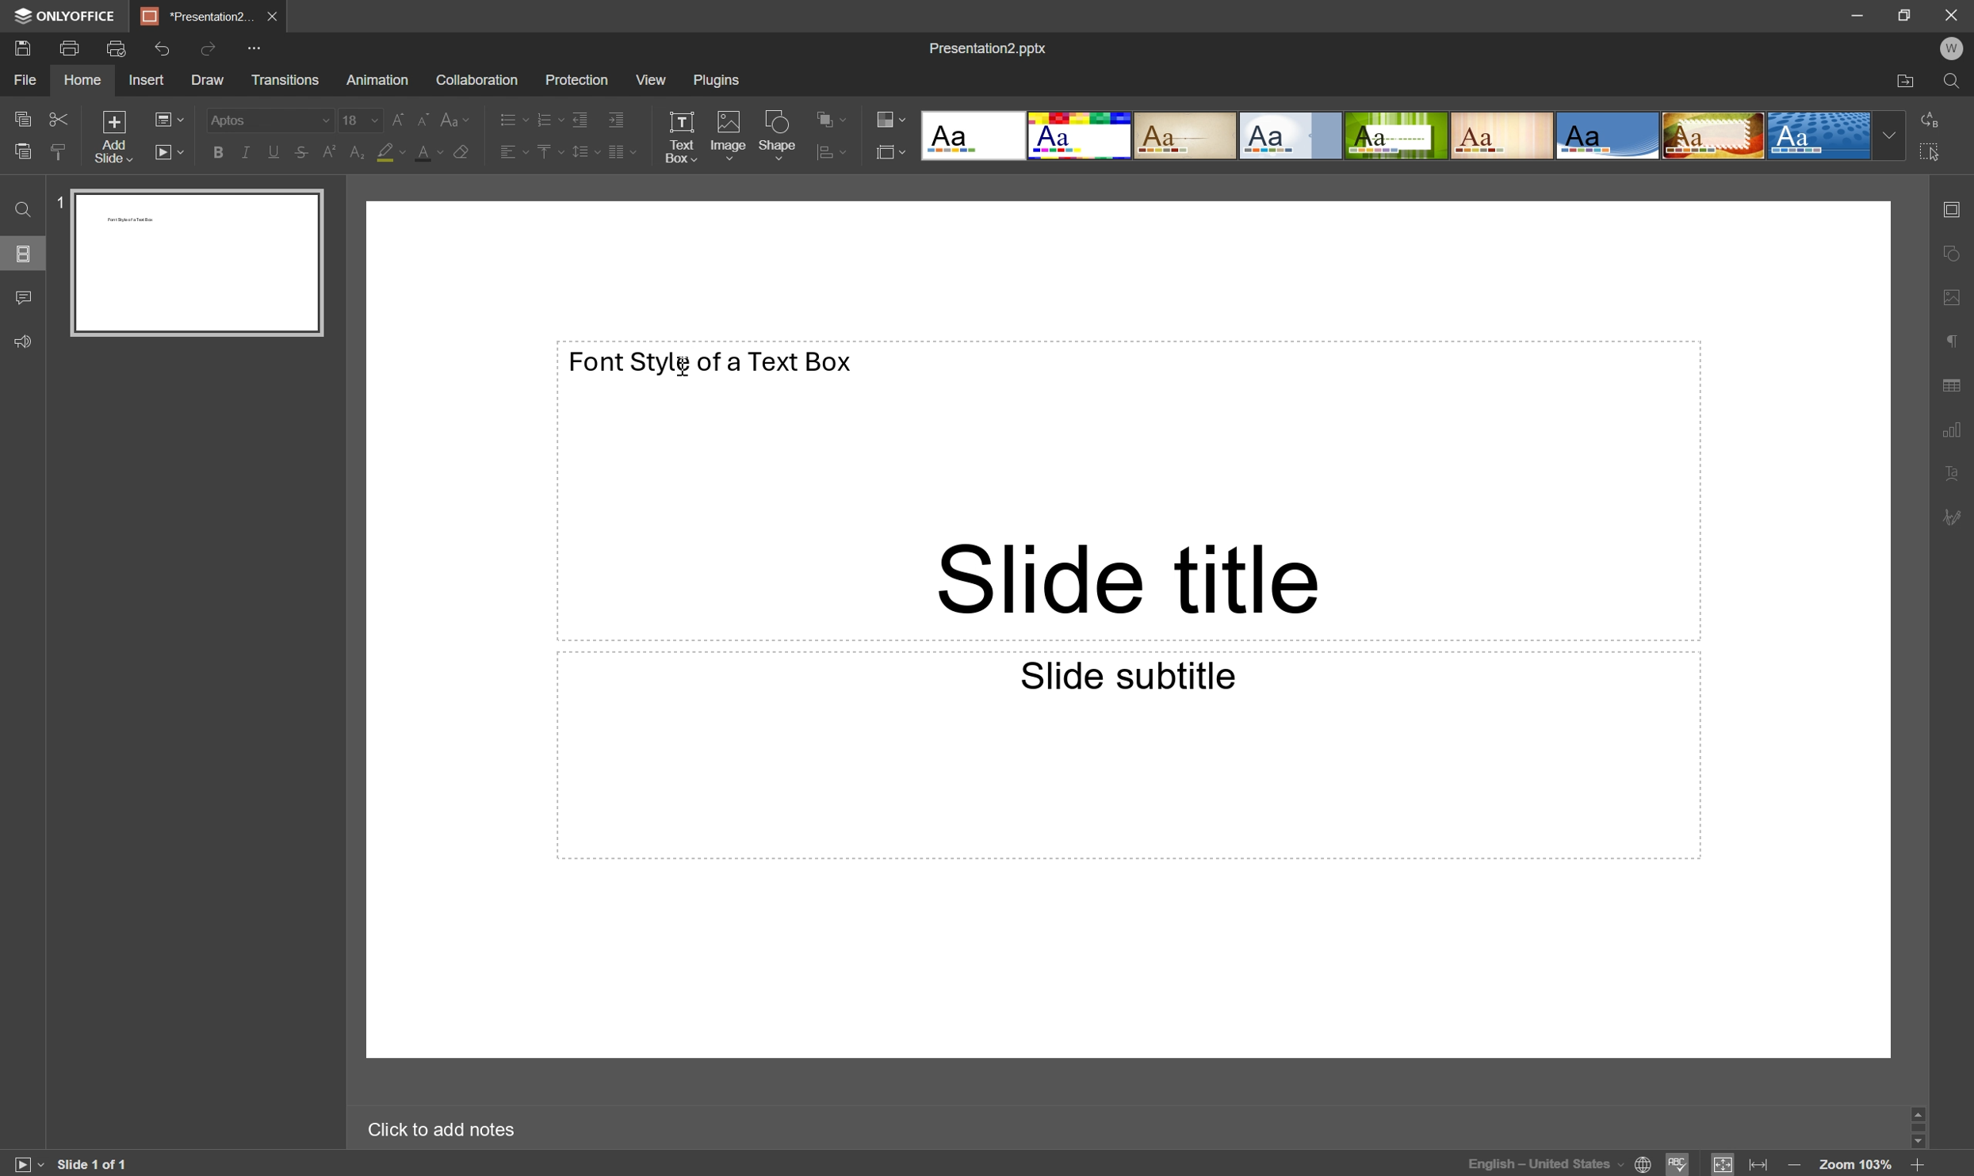 This screenshot has height=1176, width=1974. I want to click on ONLYOFFICE, so click(63, 16).